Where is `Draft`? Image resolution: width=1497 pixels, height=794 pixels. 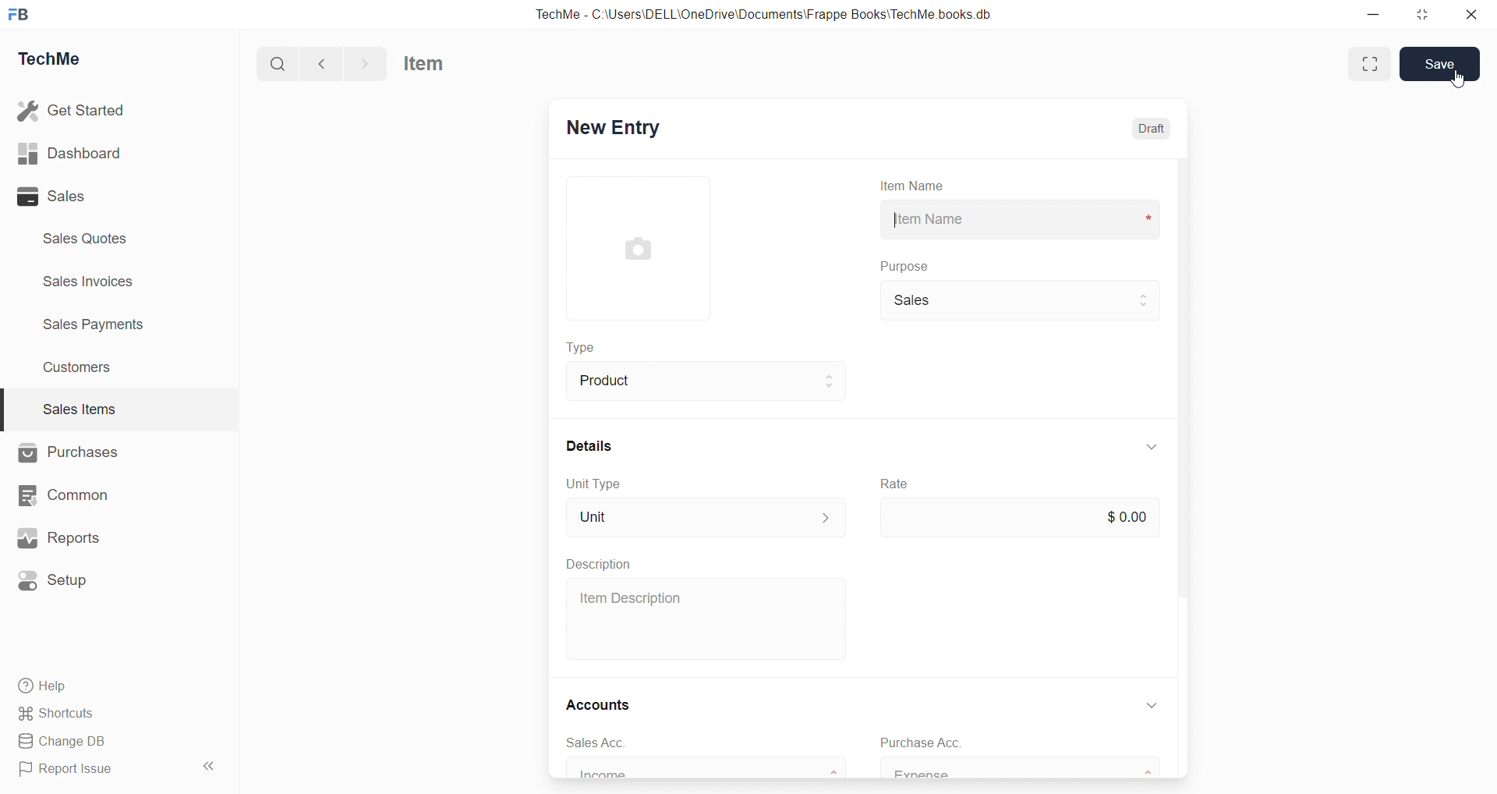 Draft is located at coordinates (1152, 128).